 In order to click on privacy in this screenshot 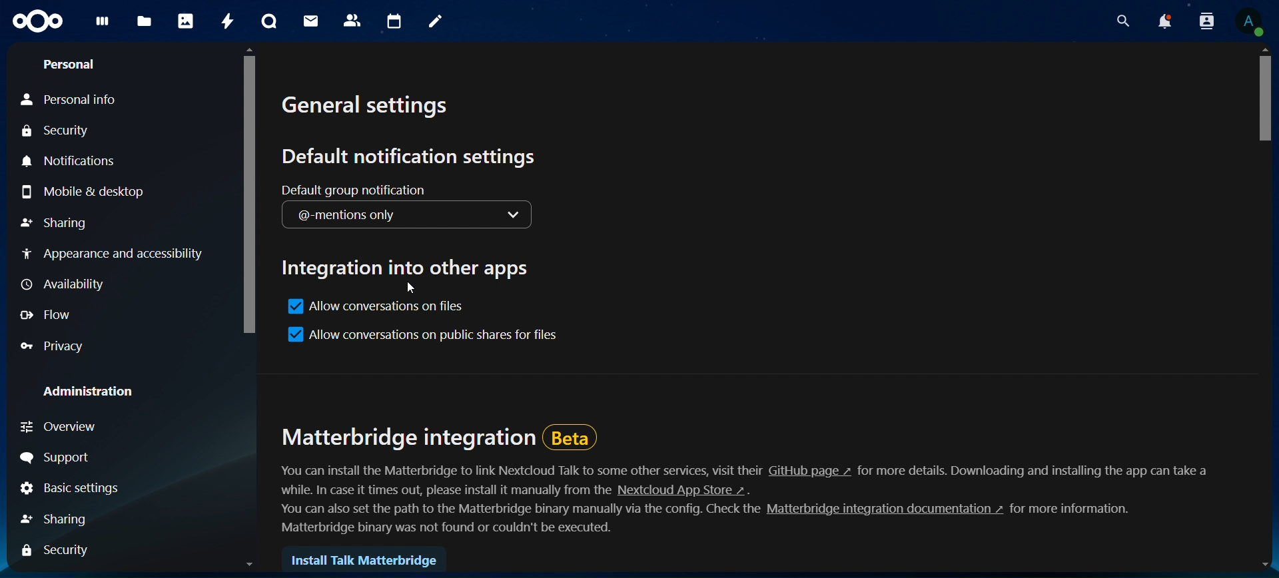, I will do `click(57, 345)`.